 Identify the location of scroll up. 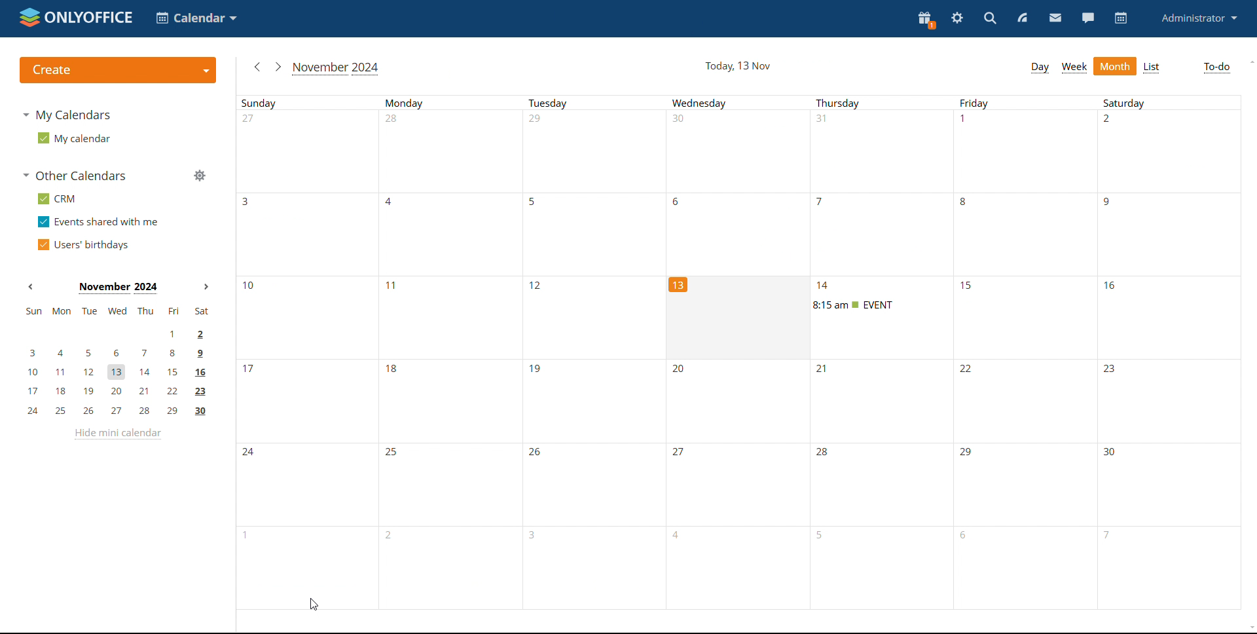
(1251, 62).